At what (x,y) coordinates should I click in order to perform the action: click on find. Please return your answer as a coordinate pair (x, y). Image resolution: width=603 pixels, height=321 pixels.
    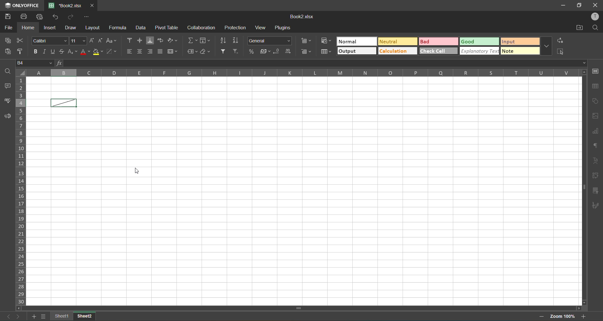
    Looking at the image, I should click on (595, 28).